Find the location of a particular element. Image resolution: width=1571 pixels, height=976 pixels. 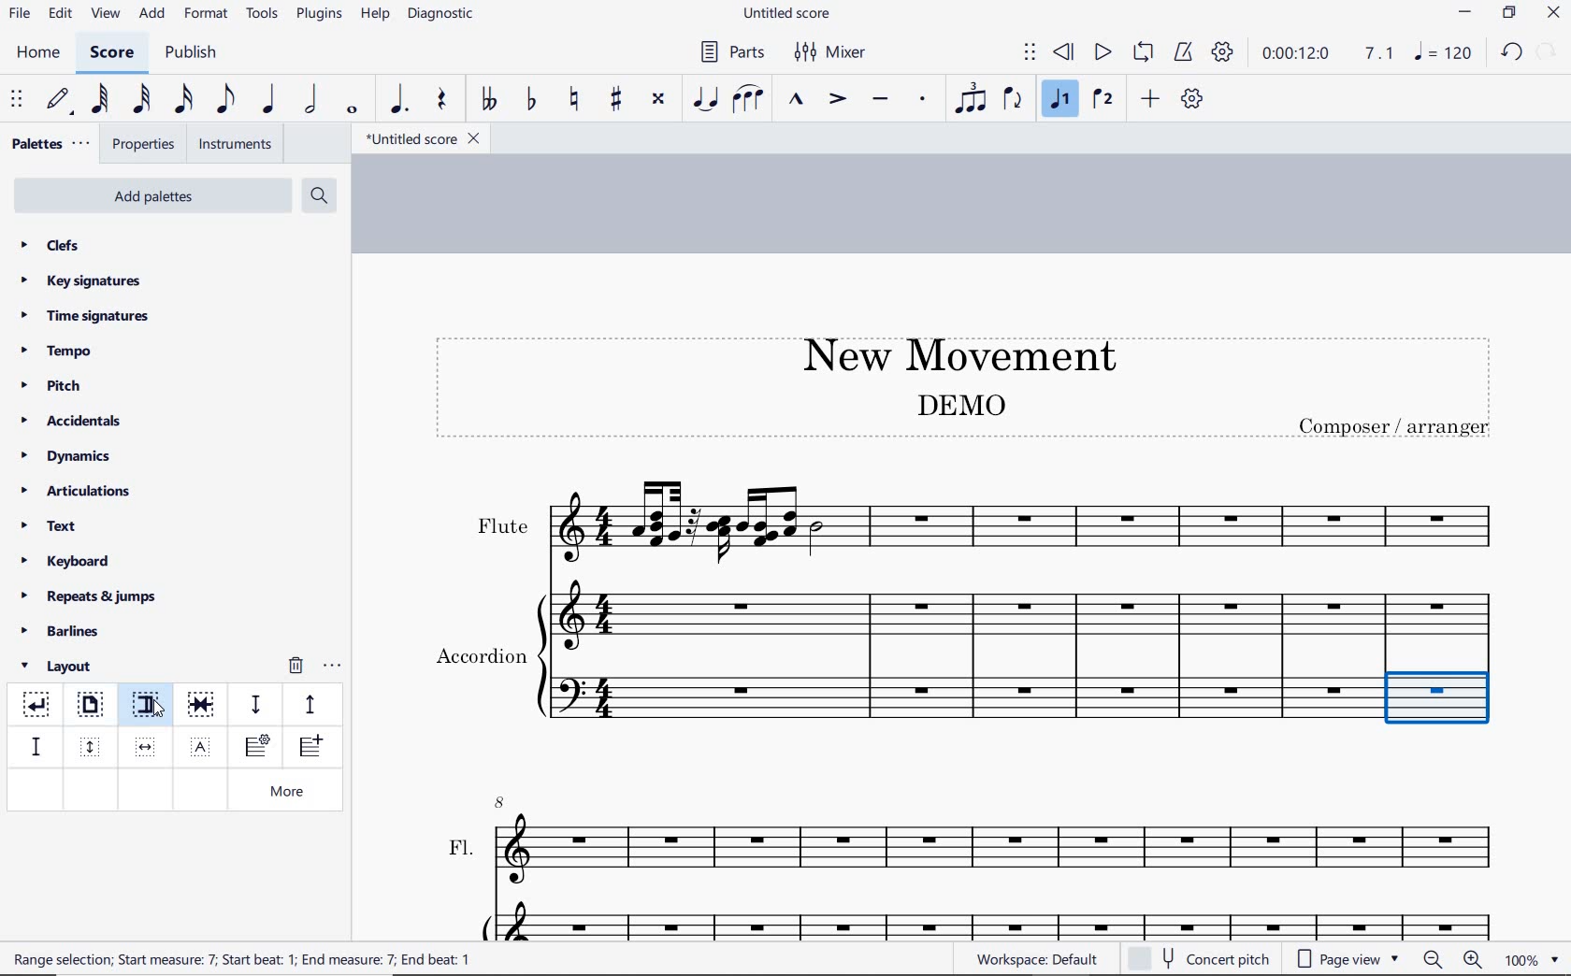

properties is located at coordinates (145, 146).